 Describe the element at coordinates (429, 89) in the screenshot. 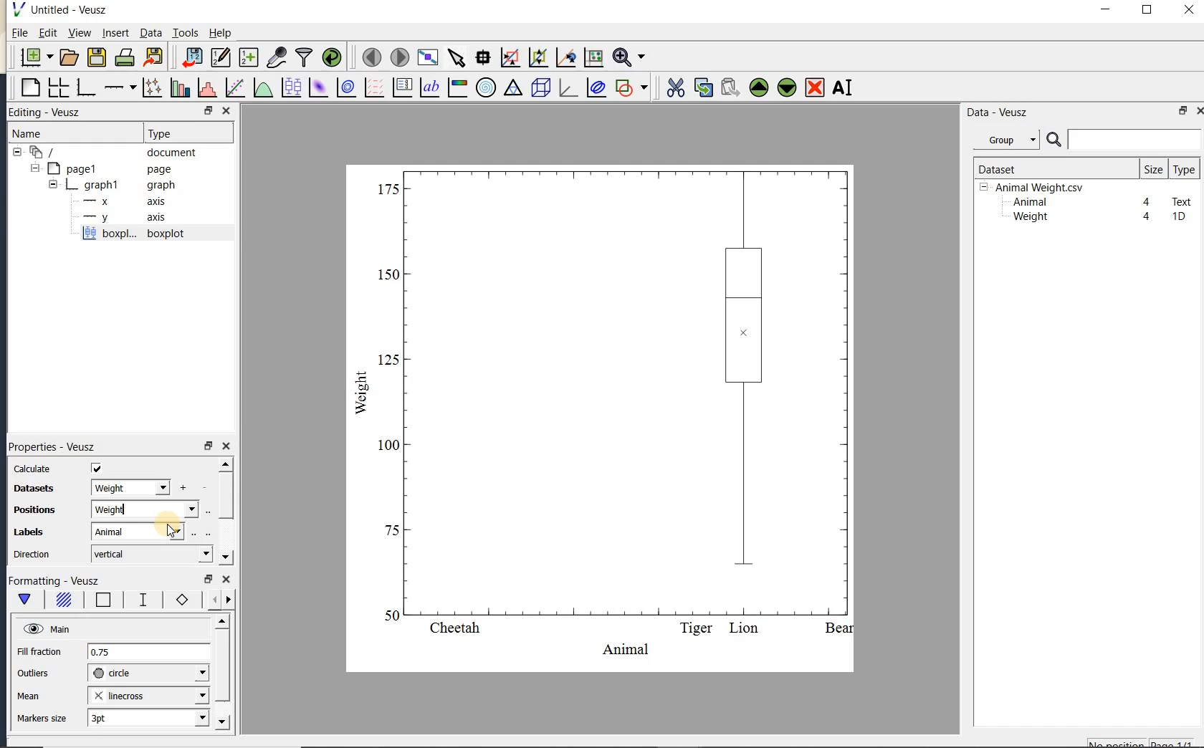

I see `text label` at that location.